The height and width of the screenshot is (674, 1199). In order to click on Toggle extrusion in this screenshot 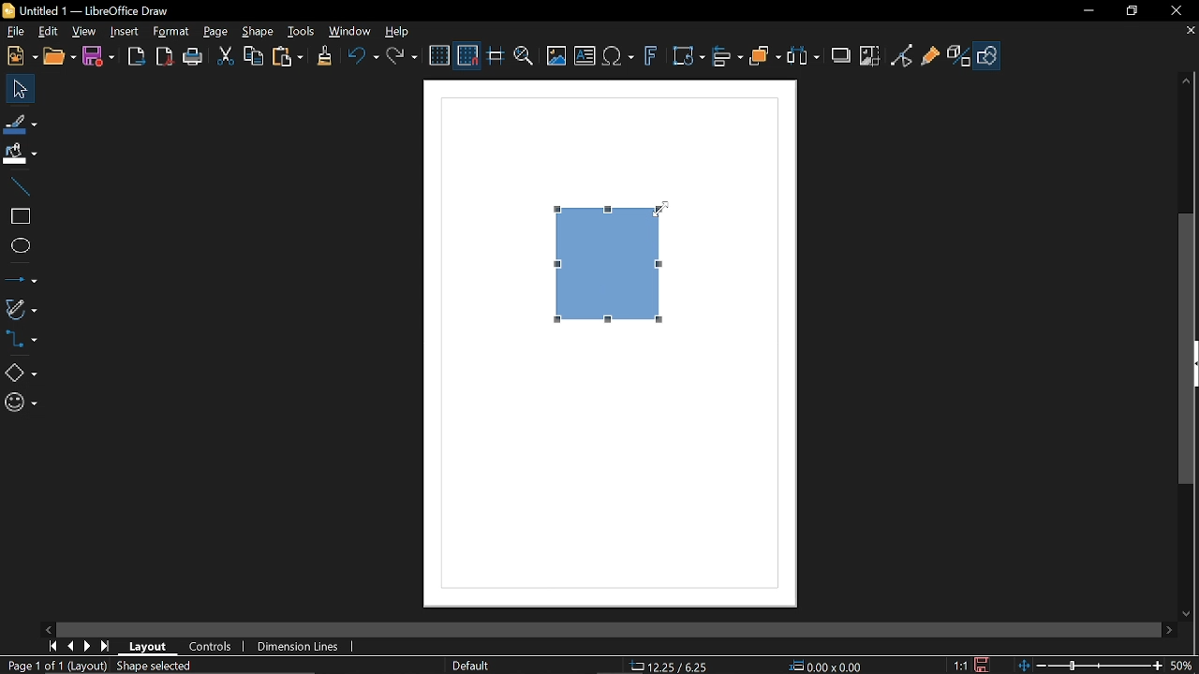, I will do `click(958, 58)`.